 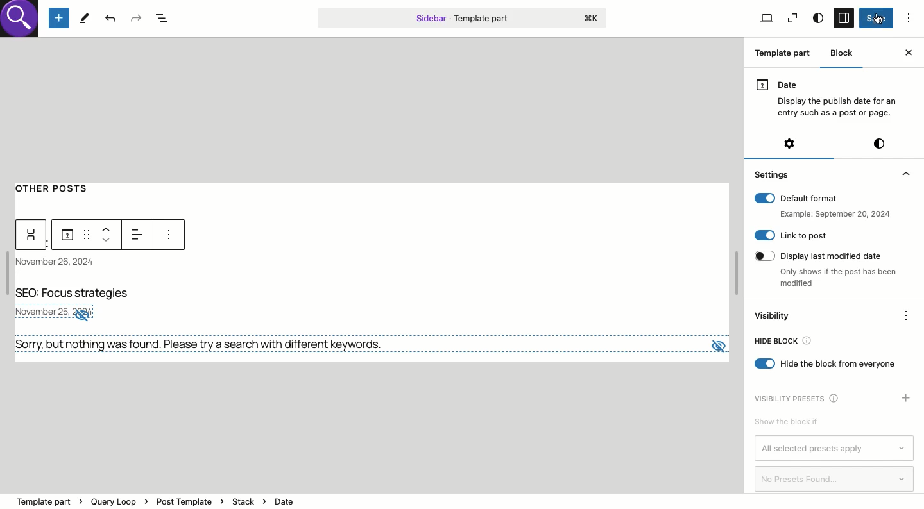 What do you see at coordinates (832, 214) in the screenshot?
I see `example` at bounding box center [832, 214].